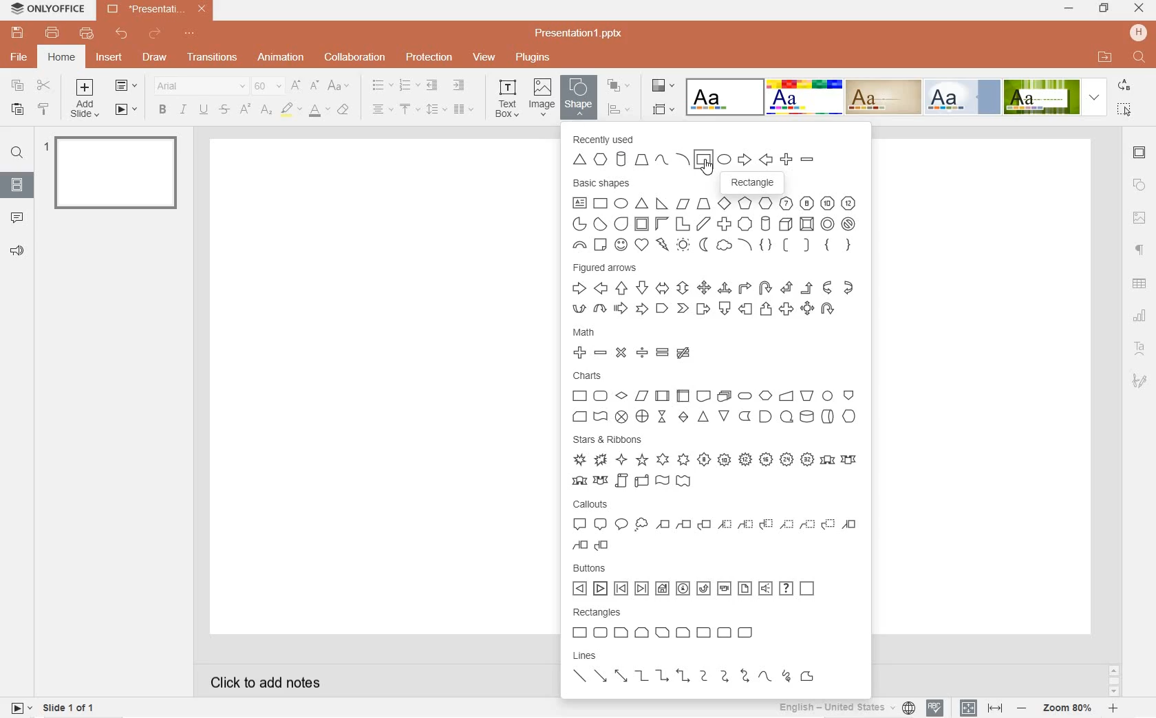 The image size is (1156, 718). Describe the element at coordinates (122, 34) in the screenshot. I see `undo` at that location.